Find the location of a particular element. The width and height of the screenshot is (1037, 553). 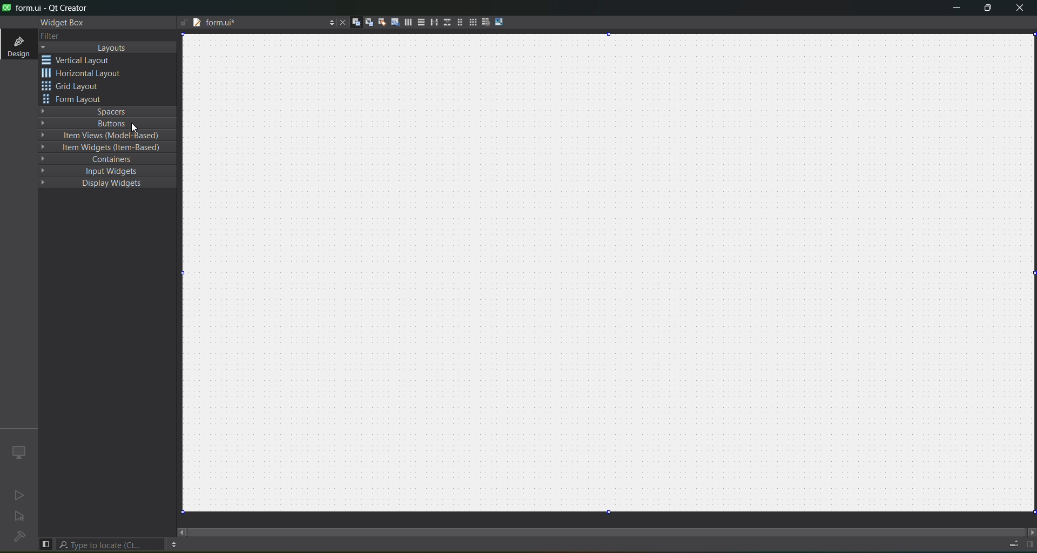

edit buddies is located at coordinates (380, 22).